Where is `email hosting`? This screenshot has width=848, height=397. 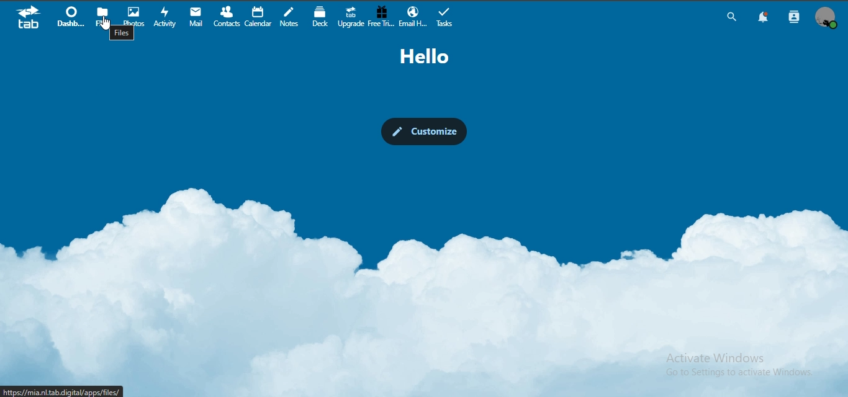 email hosting is located at coordinates (415, 16).